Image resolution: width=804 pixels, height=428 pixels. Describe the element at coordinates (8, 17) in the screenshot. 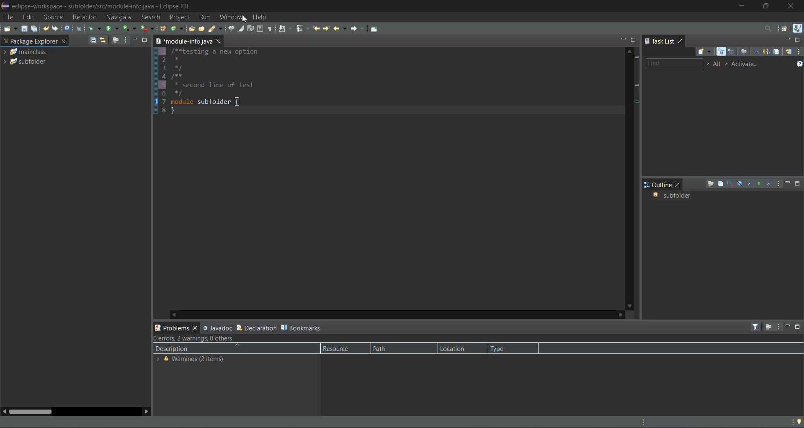

I see `file` at that location.